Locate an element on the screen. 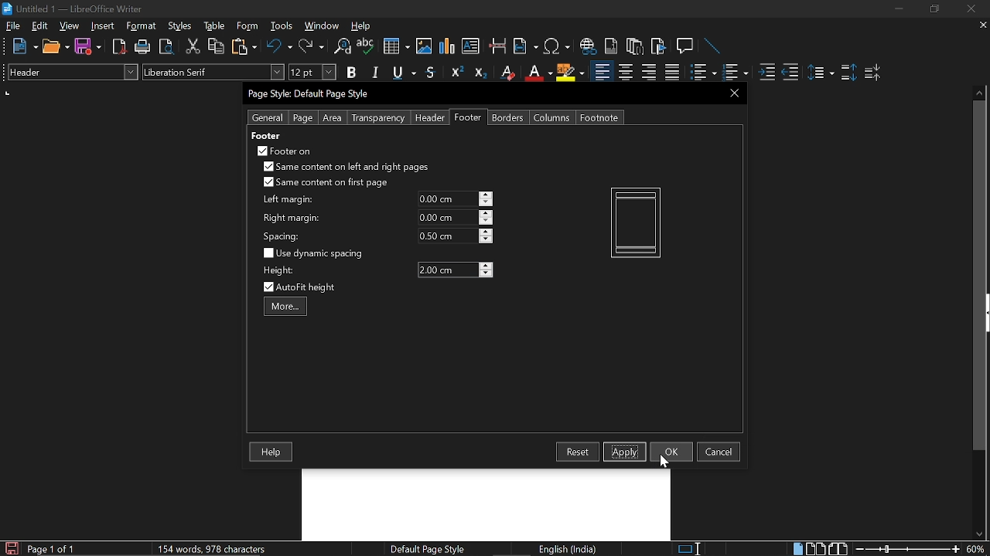 This screenshot has width=990, height=556. left margin is located at coordinates (286, 200).